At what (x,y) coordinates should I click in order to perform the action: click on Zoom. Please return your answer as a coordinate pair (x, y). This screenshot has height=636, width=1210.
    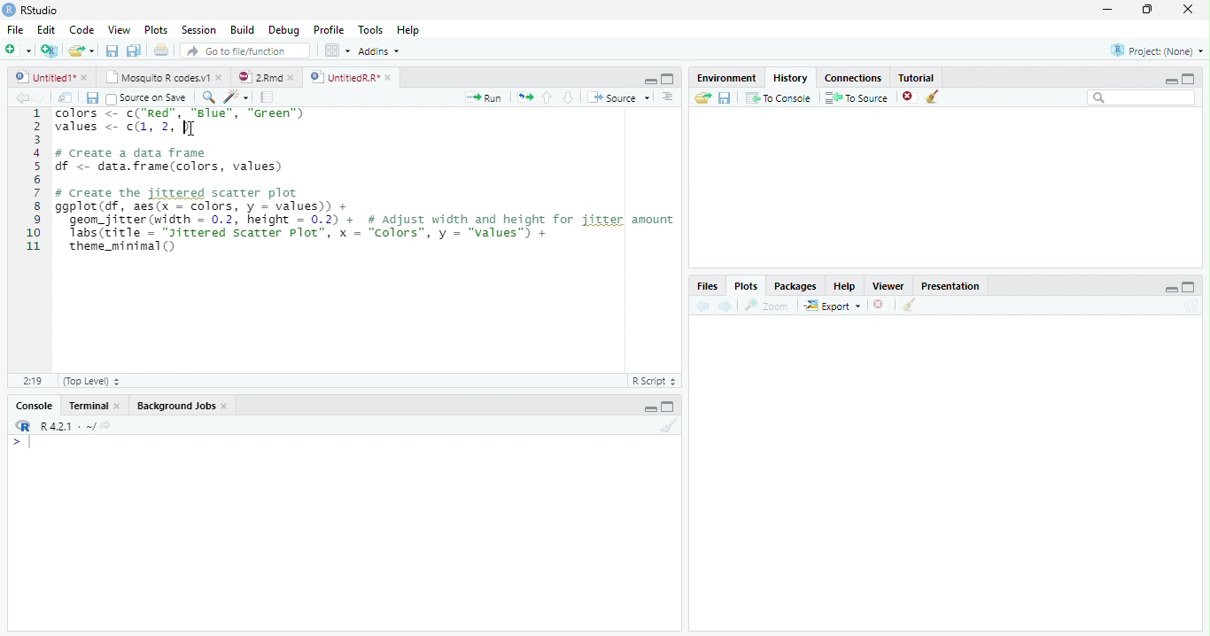
    Looking at the image, I should click on (767, 306).